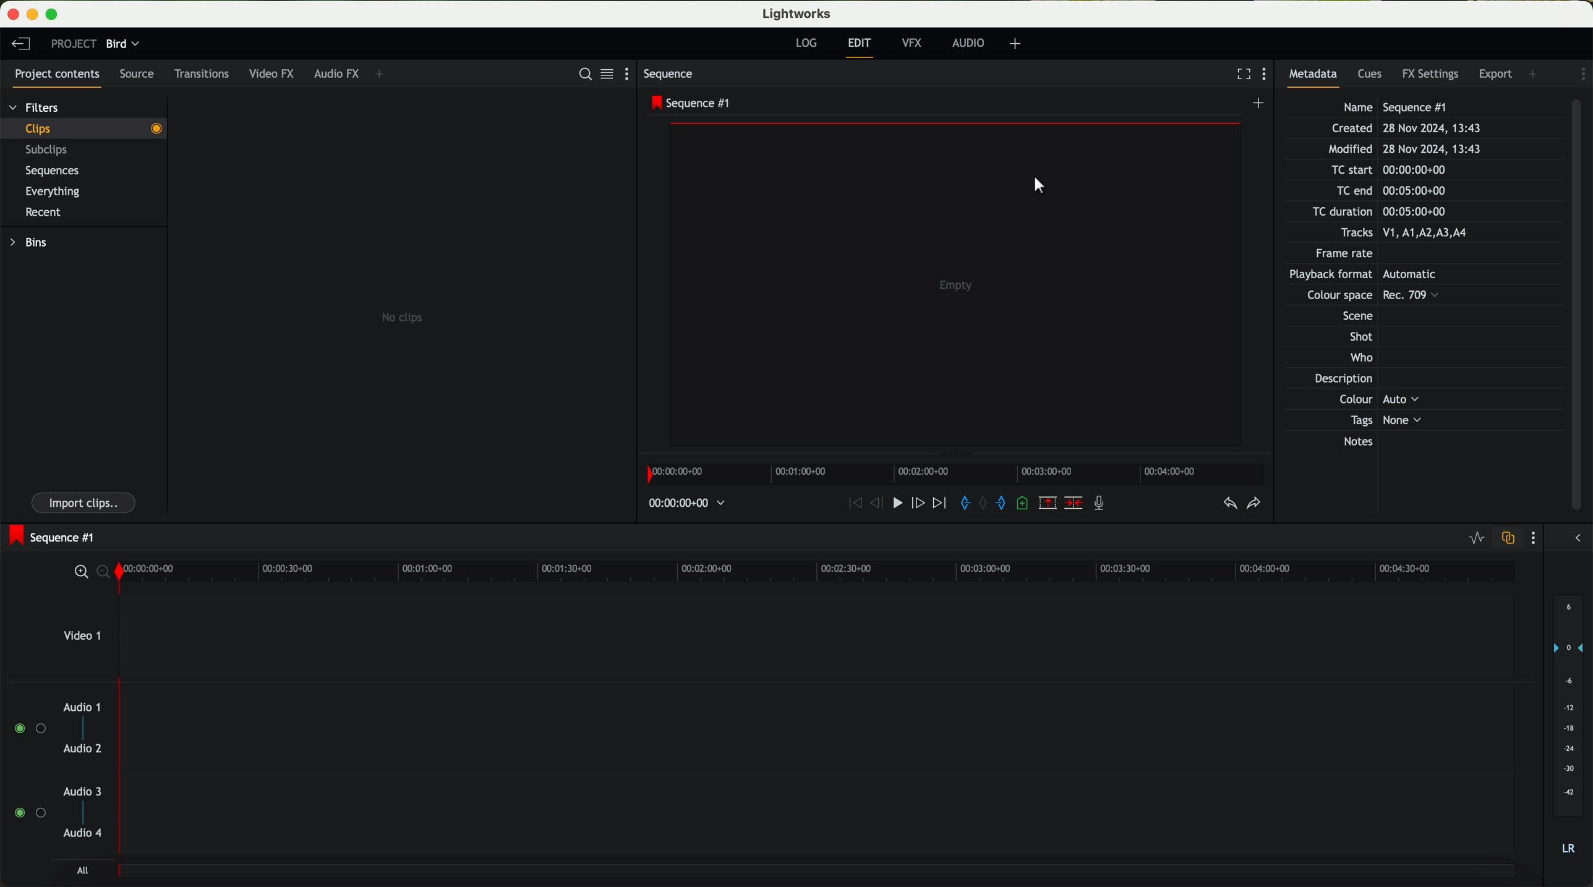  What do you see at coordinates (784, 635) in the screenshot?
I see `video 1 track` at bounding box center [784, 635].